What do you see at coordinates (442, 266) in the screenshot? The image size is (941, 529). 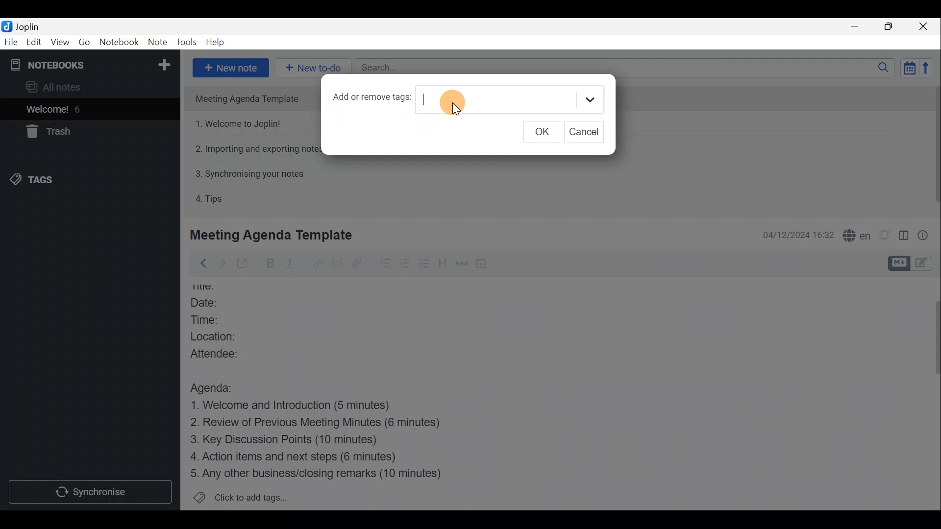 I see `Heading` at bounding box center [442, 266].